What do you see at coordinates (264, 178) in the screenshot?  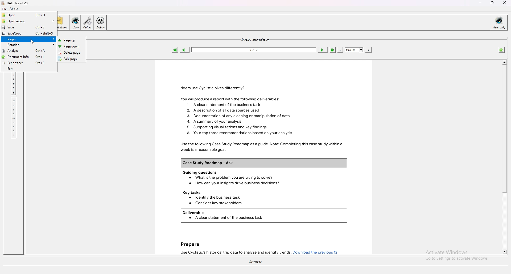 I see `Guiding questions What is the problem you are trying to solve?How can your insights drive business decisions?` at bounding box center [264, 178].